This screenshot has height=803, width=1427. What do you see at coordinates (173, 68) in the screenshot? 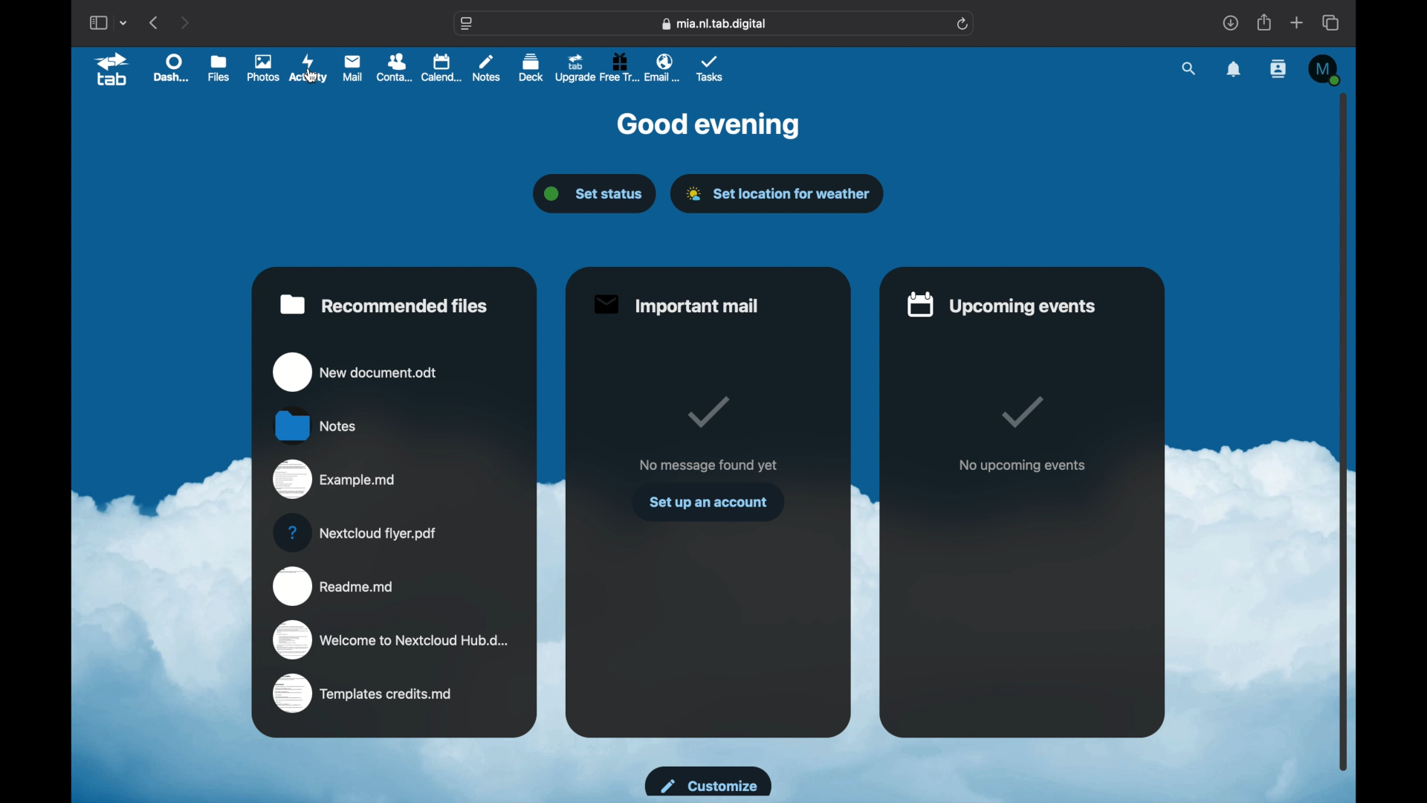
I see `dashboard` at bounding box center [173, 68].